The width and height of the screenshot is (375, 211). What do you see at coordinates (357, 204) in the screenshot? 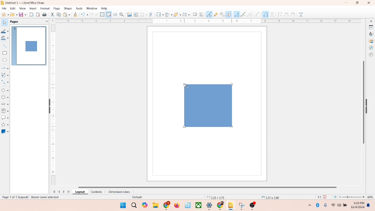
I see `time and date` at bounding box center [357, 204].